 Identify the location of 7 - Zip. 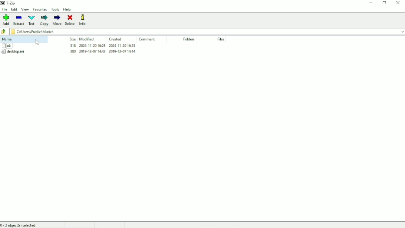
(9, 3).